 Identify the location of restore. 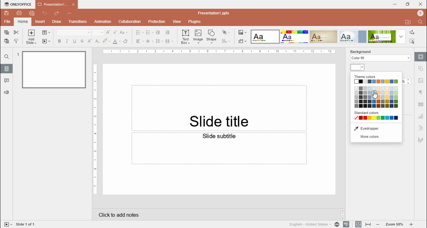
(408, 4).